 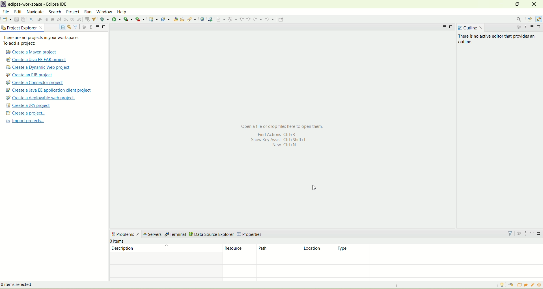 I want to click on There is no active editor that provides an outline., so click(x=488, y=43).